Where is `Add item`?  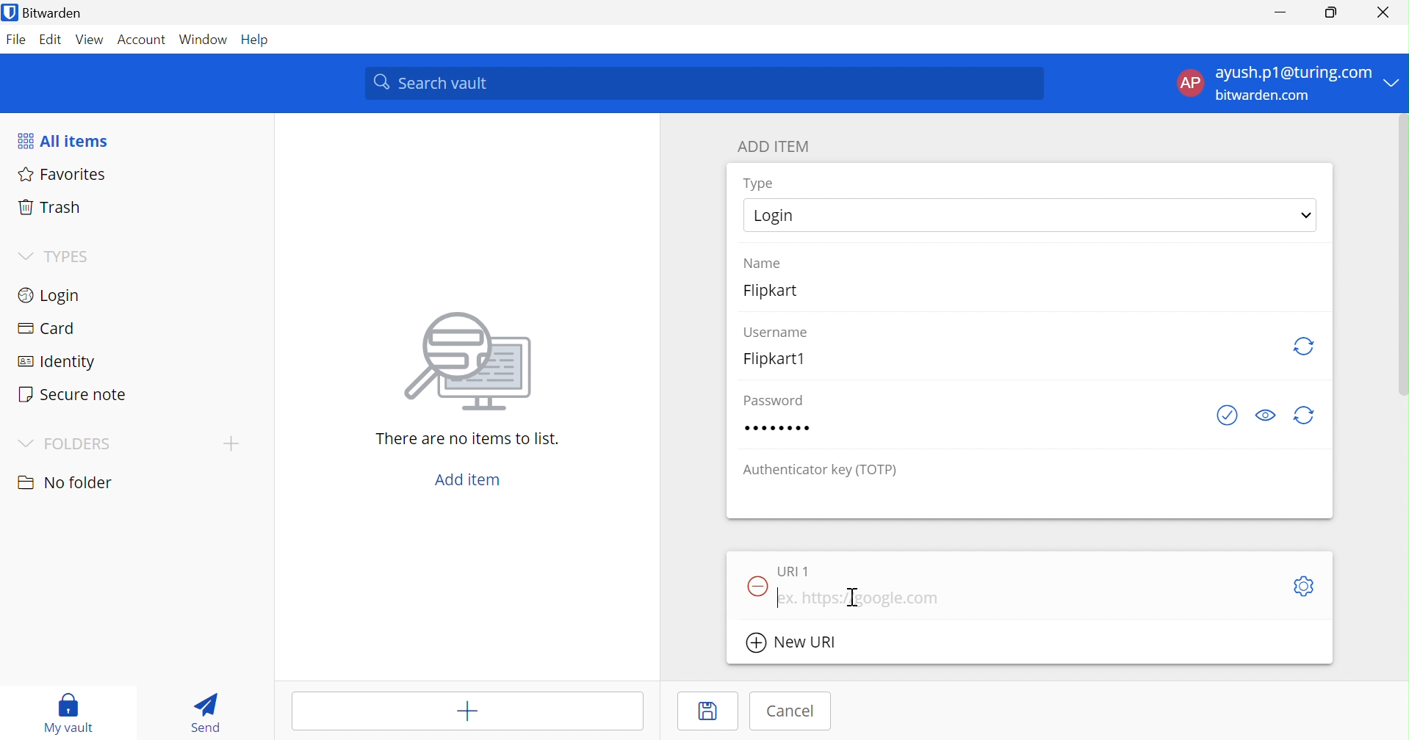
Add item is located at coordinates (467, 712).